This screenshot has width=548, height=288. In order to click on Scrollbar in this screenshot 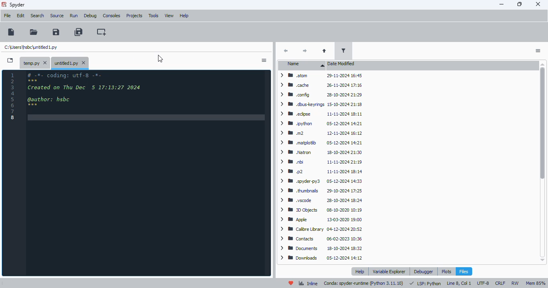, I will do `click(544, 163)`.